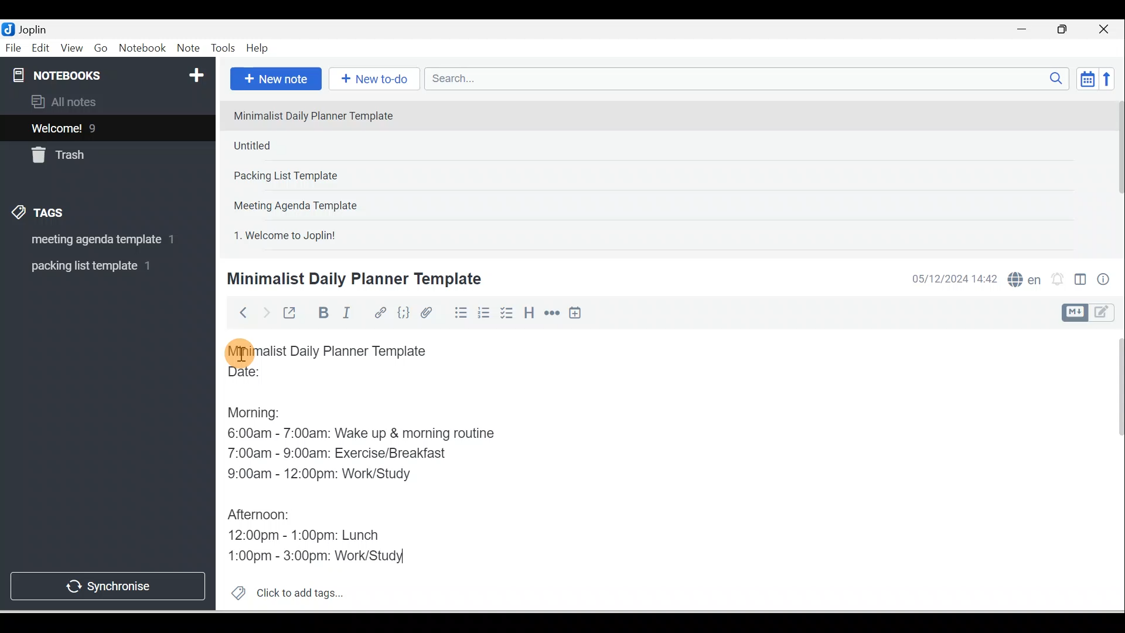  Describe the element at coordinates (274, 80) in the screenshot. I see `New note` at that location.